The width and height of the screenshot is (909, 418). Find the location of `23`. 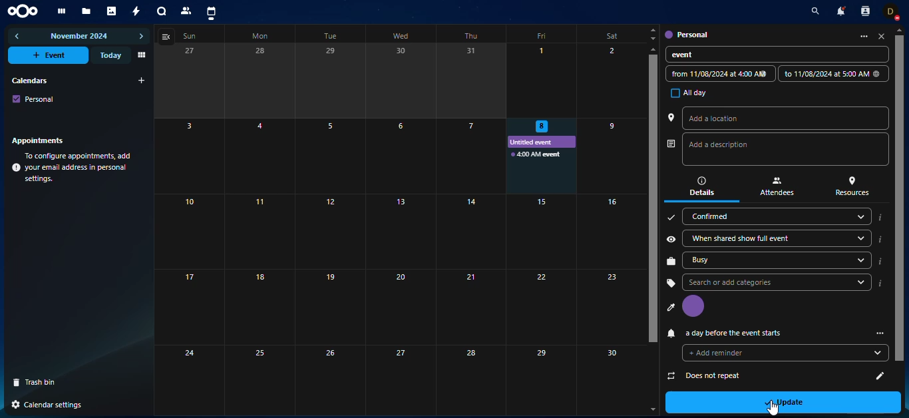

23 is located at coordinates (611, 306).